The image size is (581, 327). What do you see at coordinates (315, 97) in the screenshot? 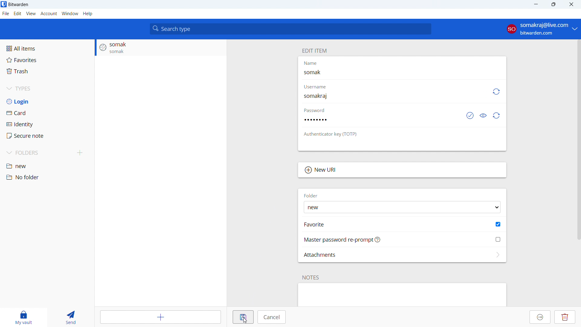
I see `edited username` at bounding box center [315, 97].